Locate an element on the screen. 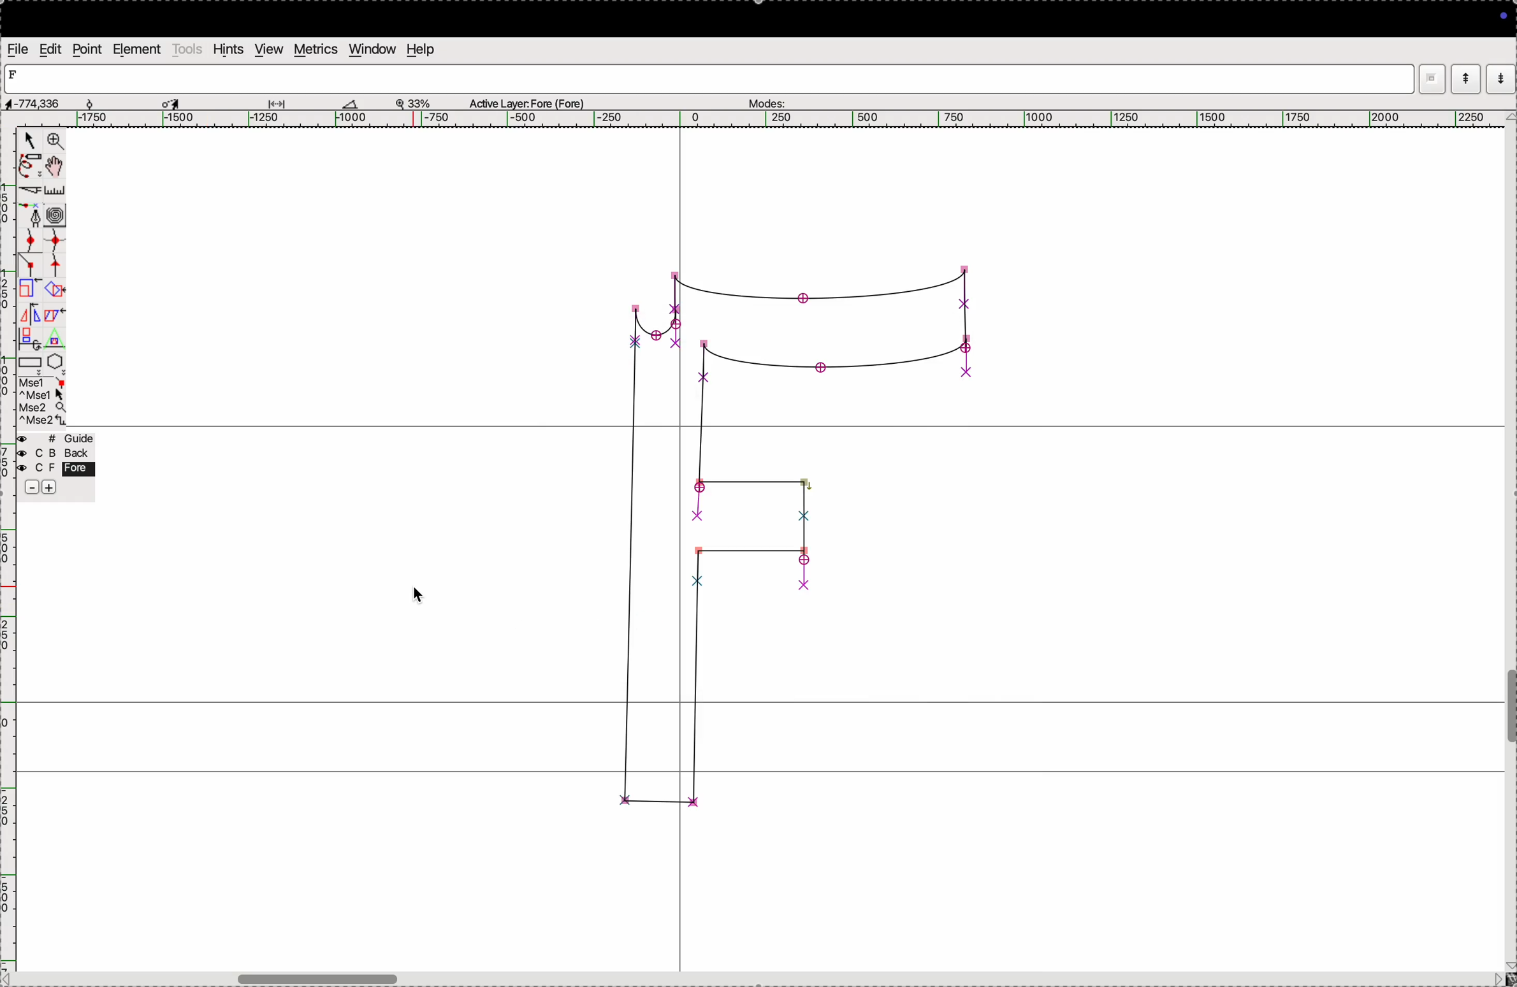 Image resolution: width=1517 pixels, height=987 pixels. pentagon is located at coordinates (55, 362).